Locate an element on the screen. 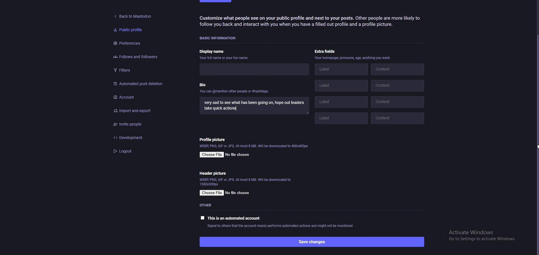  header picture is located at coordinates (213, 173).